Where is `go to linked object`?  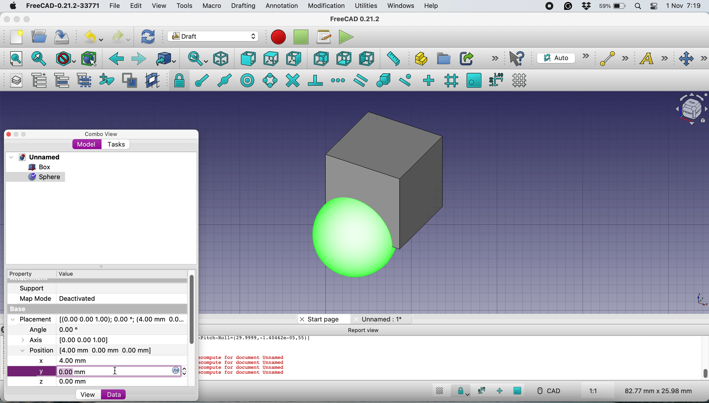
go to linked object is located at coordinates (165, 59).